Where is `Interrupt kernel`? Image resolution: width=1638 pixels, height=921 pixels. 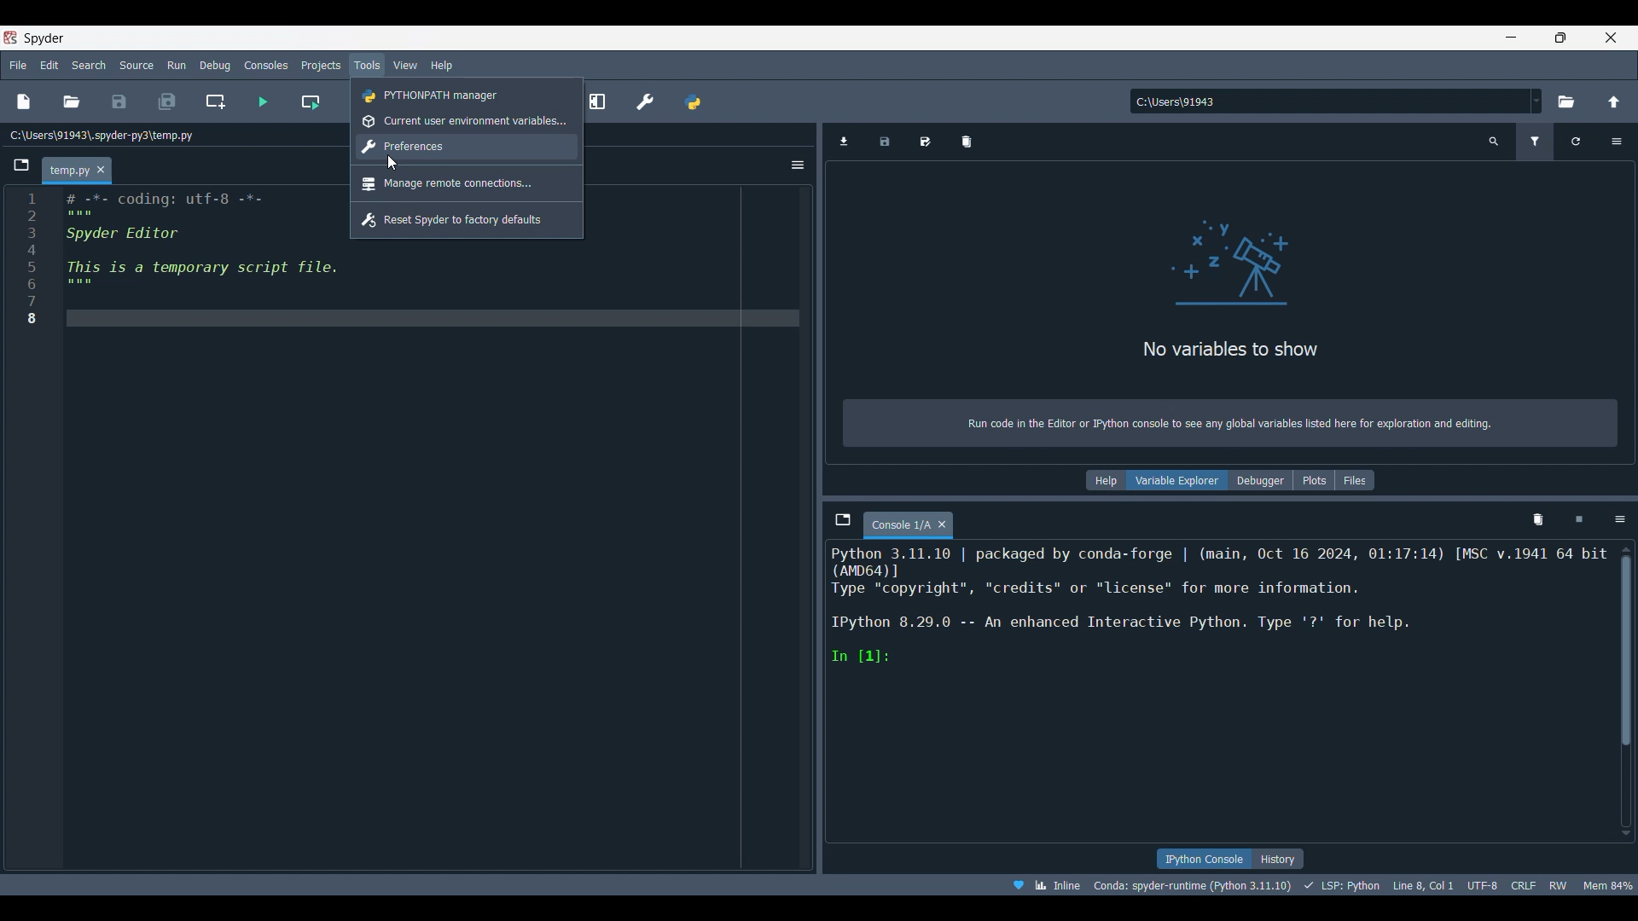
Interrupt kernel is located at coordinates (1578, 519).